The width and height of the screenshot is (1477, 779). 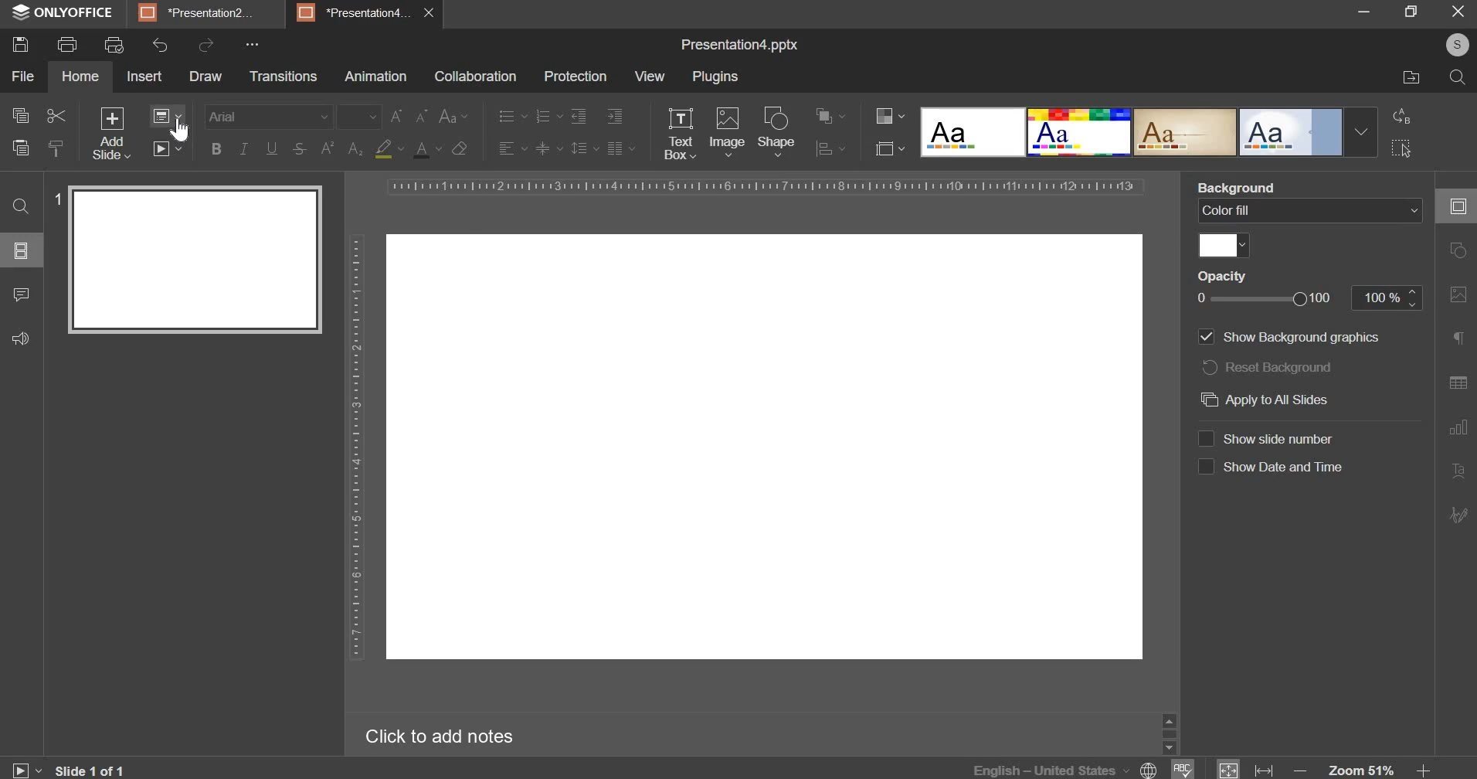 I want to click on paragraph settings, so click(x=1456, y=338).